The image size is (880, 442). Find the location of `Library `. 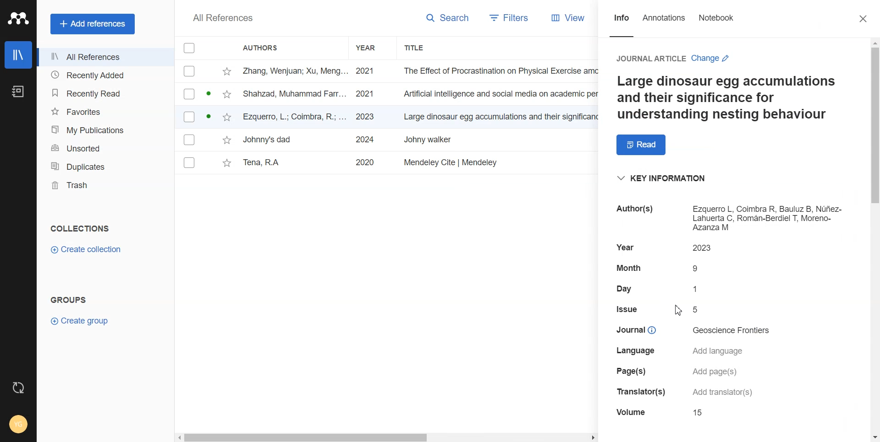

Library  is located at coordinates (18, 55).